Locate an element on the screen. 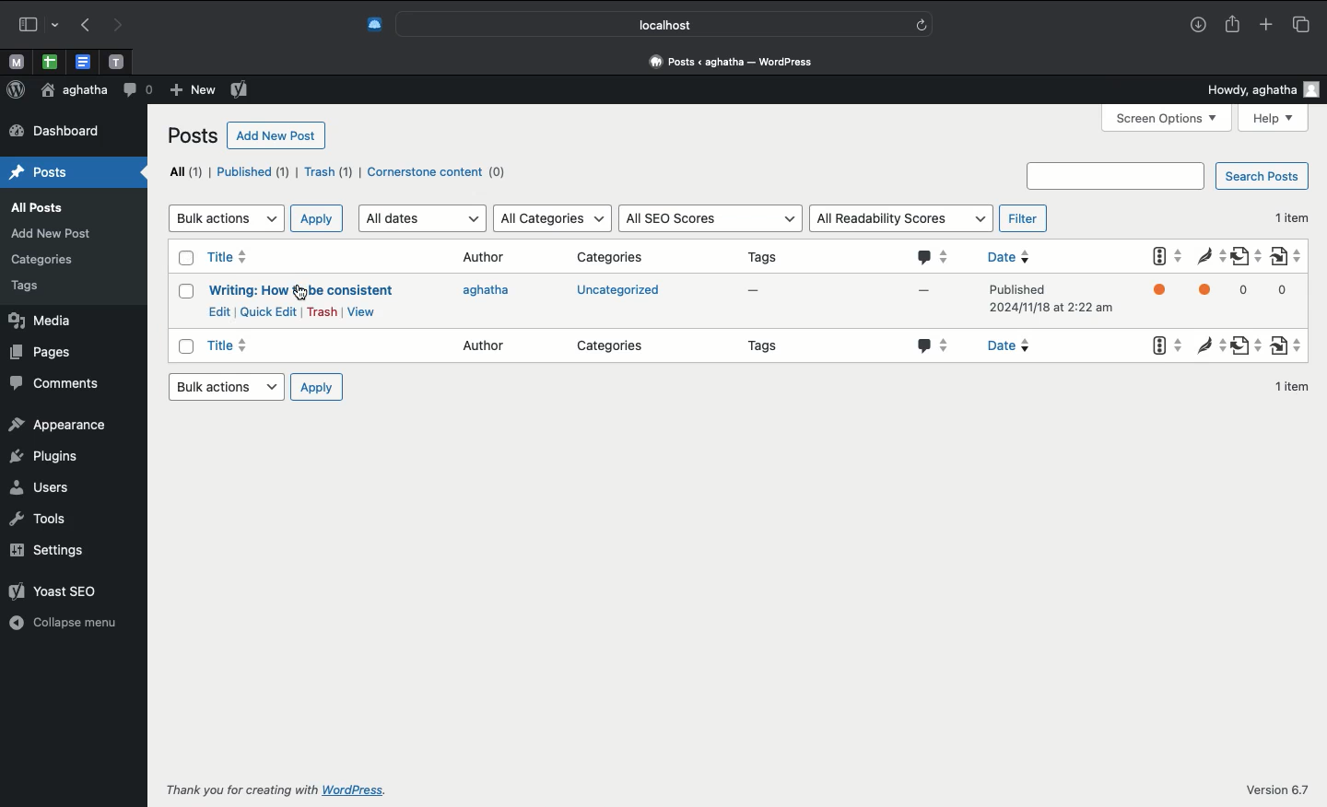 This screenshot has height=807, width=1327. Yoast is located at coordinates (1161, 346).